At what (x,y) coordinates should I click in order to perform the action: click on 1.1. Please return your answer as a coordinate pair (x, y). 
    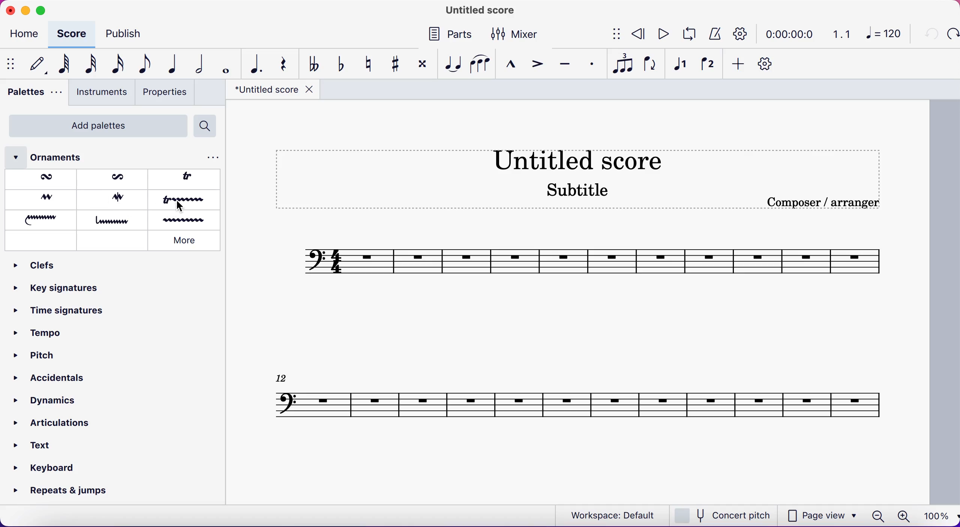
    Looking at the image, I should click on (842, 34).